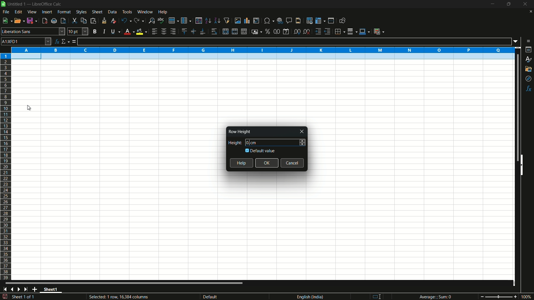  I want to click on cut, so click(74, 21).